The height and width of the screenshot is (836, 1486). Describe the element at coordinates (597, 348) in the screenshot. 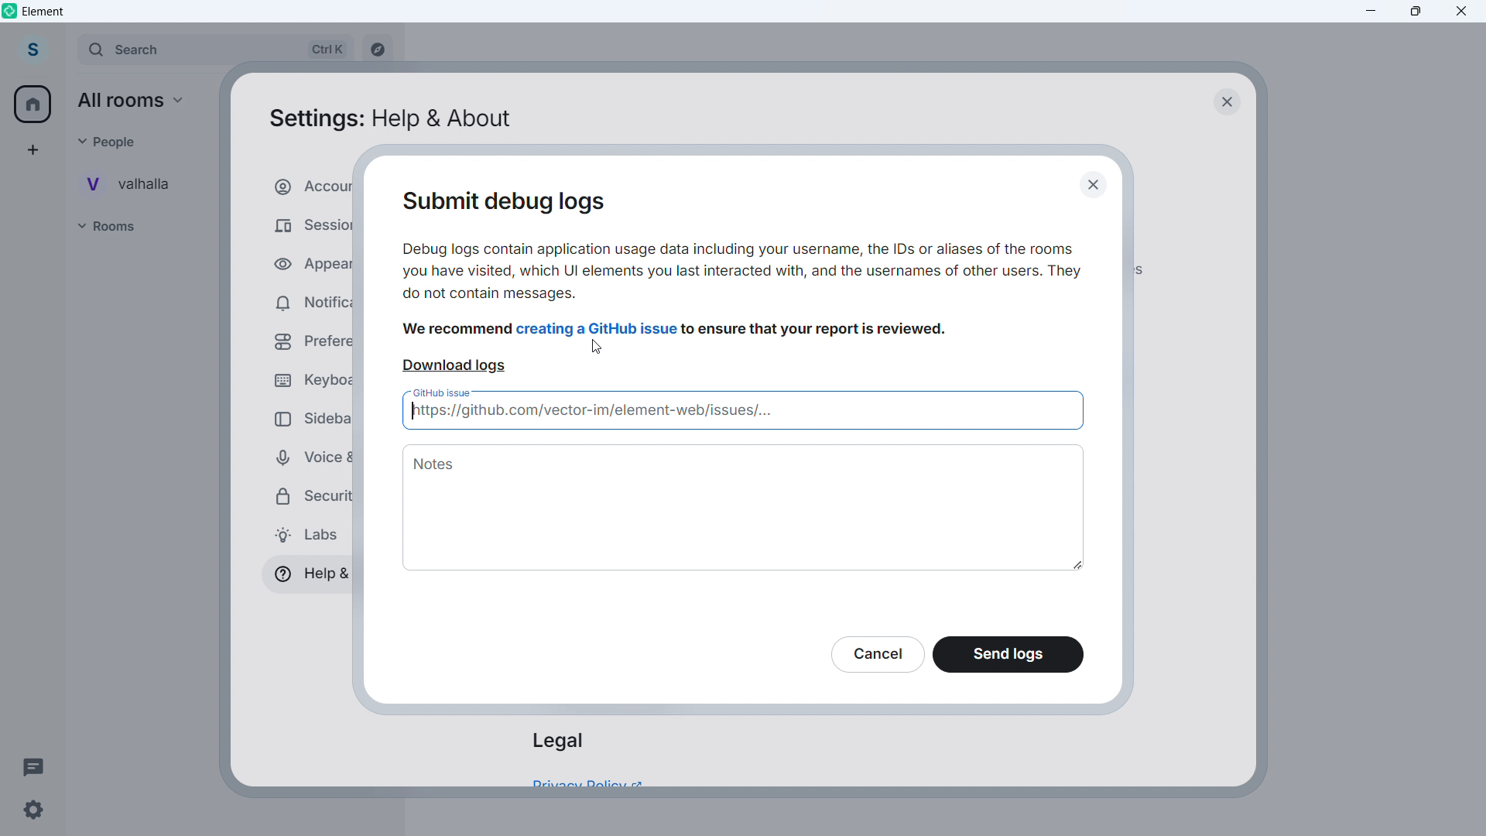

I see `cursor` at that location.